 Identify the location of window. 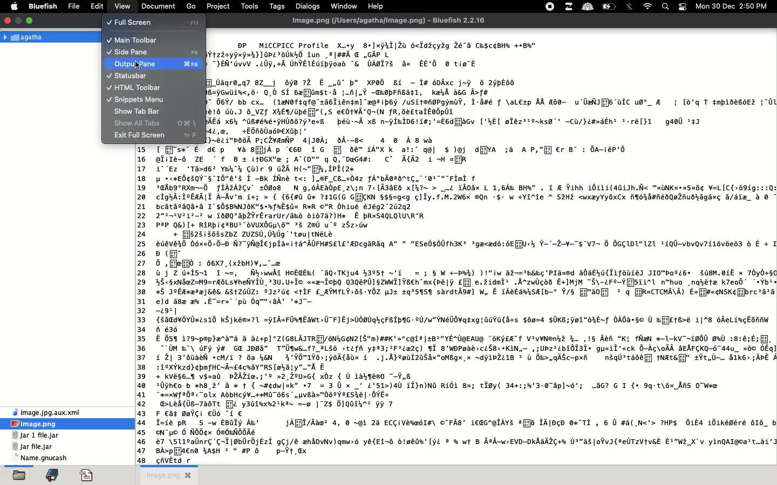
(345, 5).